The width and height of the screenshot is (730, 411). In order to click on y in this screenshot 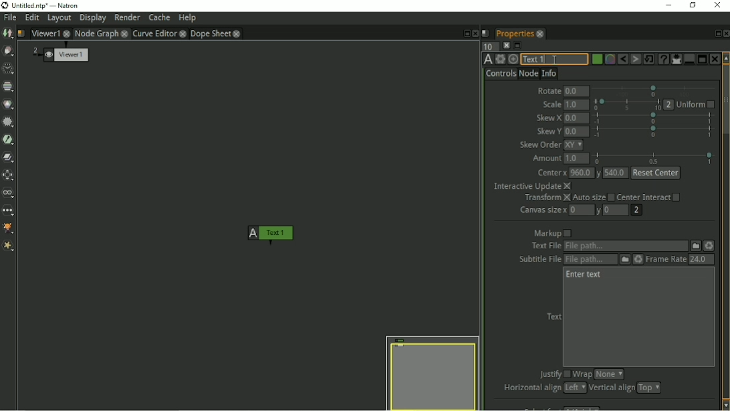, I will do `click(601, 172)`.